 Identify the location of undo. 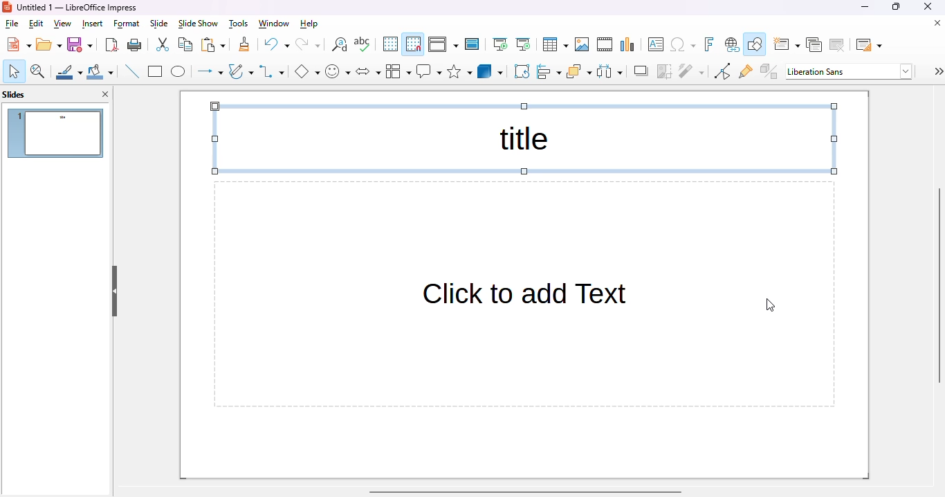
(277, 44).